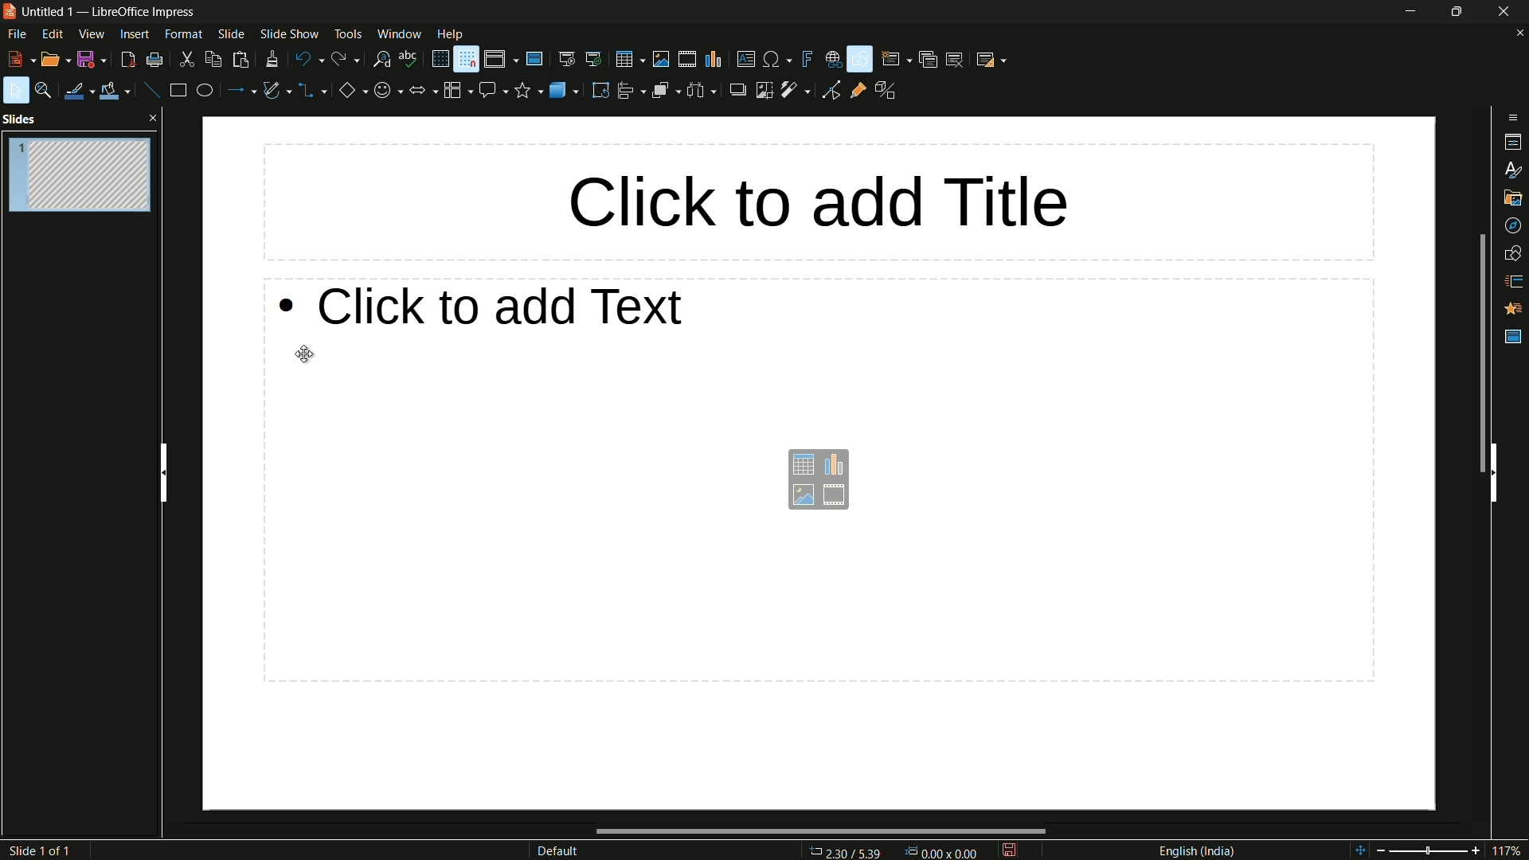 Image resolution: width=1529 pixels, height=860 pixels. What do you see at coordinates (1511, 224) in the screenshot?
I see `navigator` at bounding box center [1511, 224].